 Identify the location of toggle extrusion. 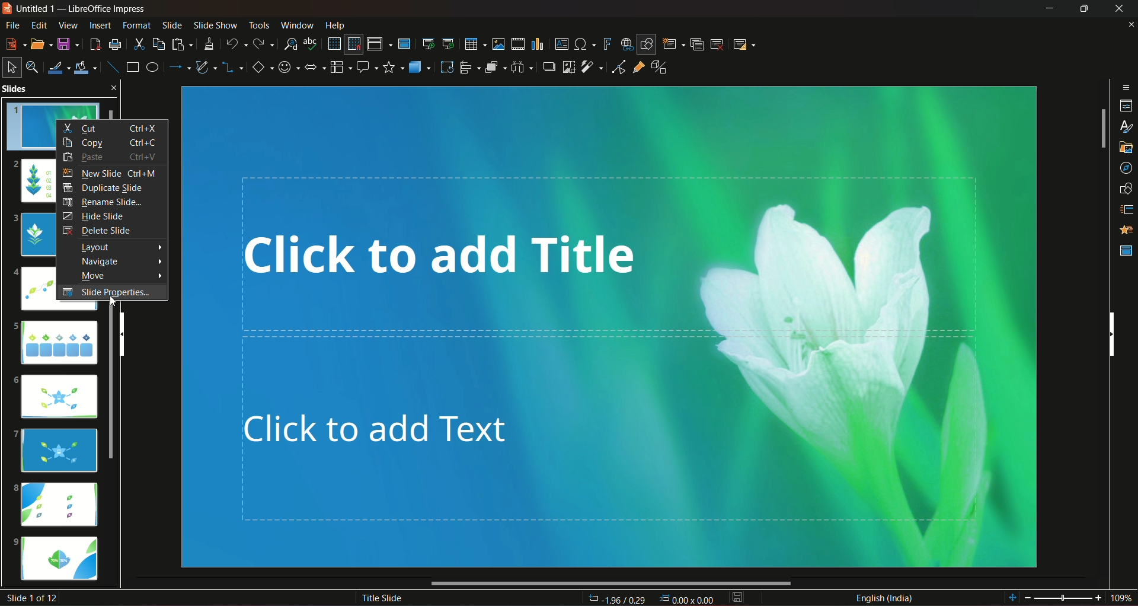
(660, 68).